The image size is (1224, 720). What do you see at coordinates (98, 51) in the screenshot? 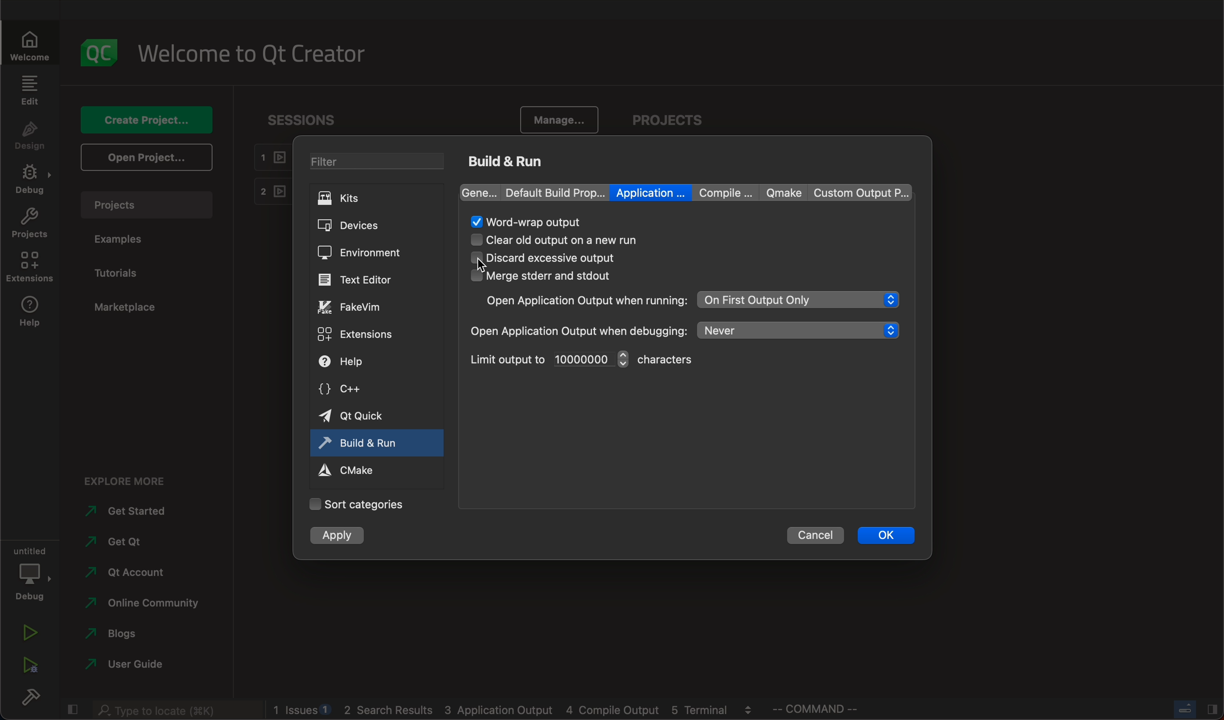
I see `logo` at bounding box center [98, 51].